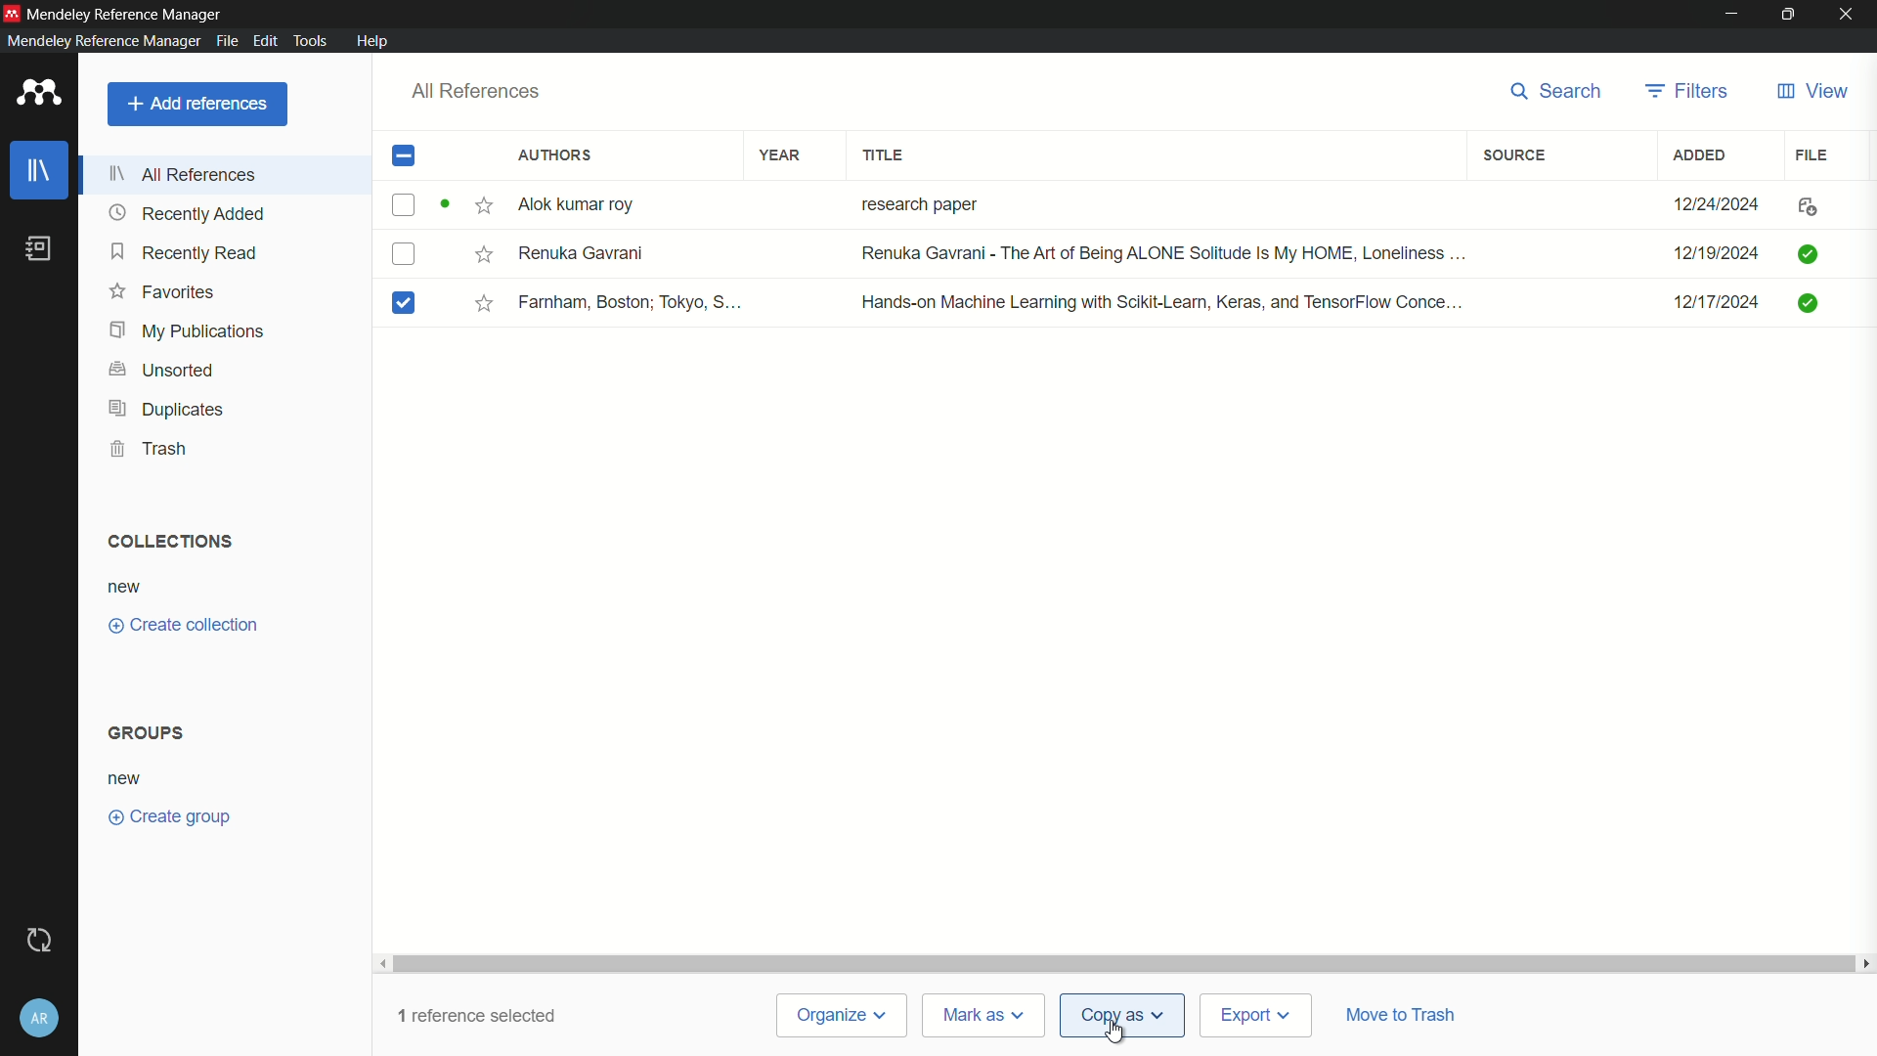 This screenshot has width=1877, height=1056. Describe the element at coordinates (1828, 309) in the screenshot. I see `File Uploaded` at that location.